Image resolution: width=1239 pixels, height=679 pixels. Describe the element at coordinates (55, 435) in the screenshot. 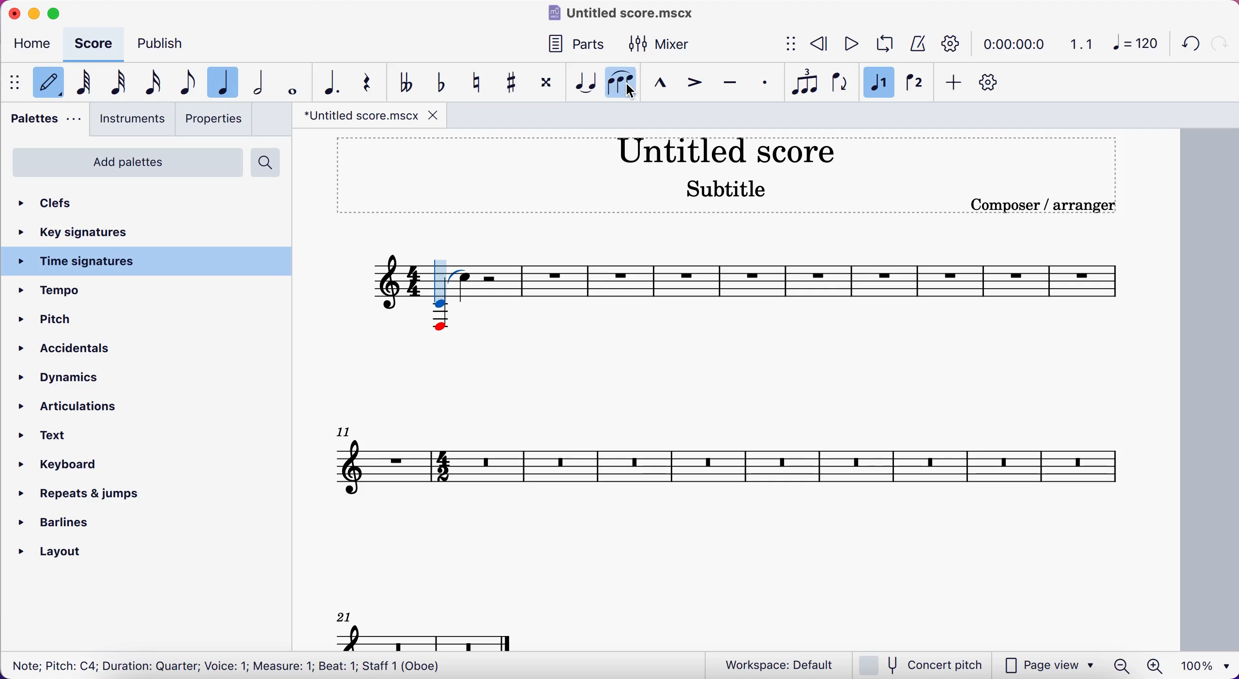

I see `text` at that location.